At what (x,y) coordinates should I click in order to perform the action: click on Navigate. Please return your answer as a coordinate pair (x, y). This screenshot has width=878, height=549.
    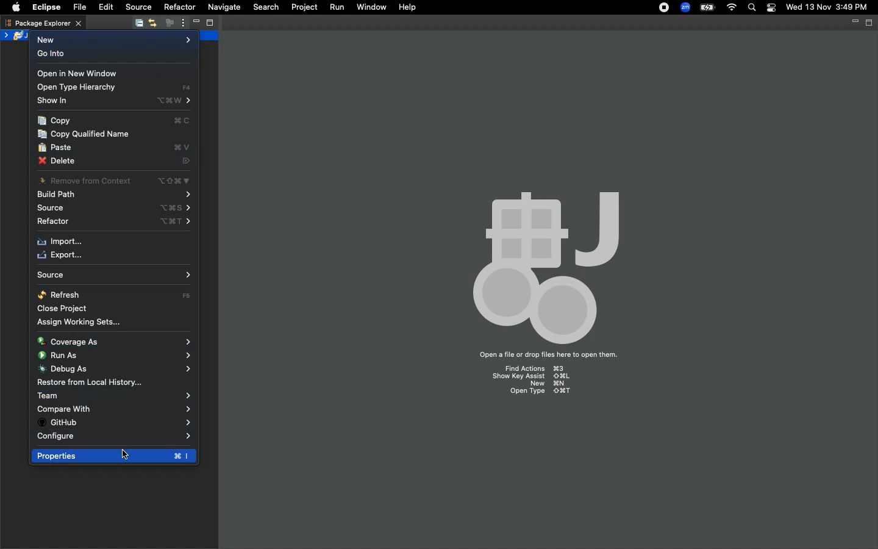
    Looking at the image, I should click on (224, 9).